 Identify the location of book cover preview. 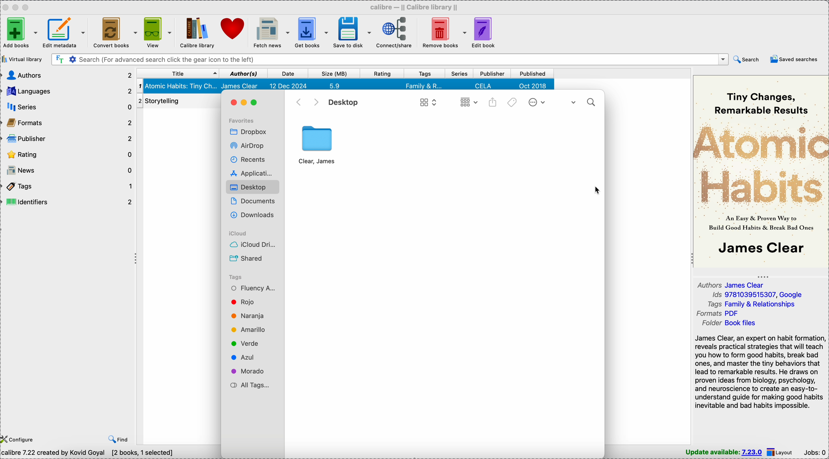
(760, 171).